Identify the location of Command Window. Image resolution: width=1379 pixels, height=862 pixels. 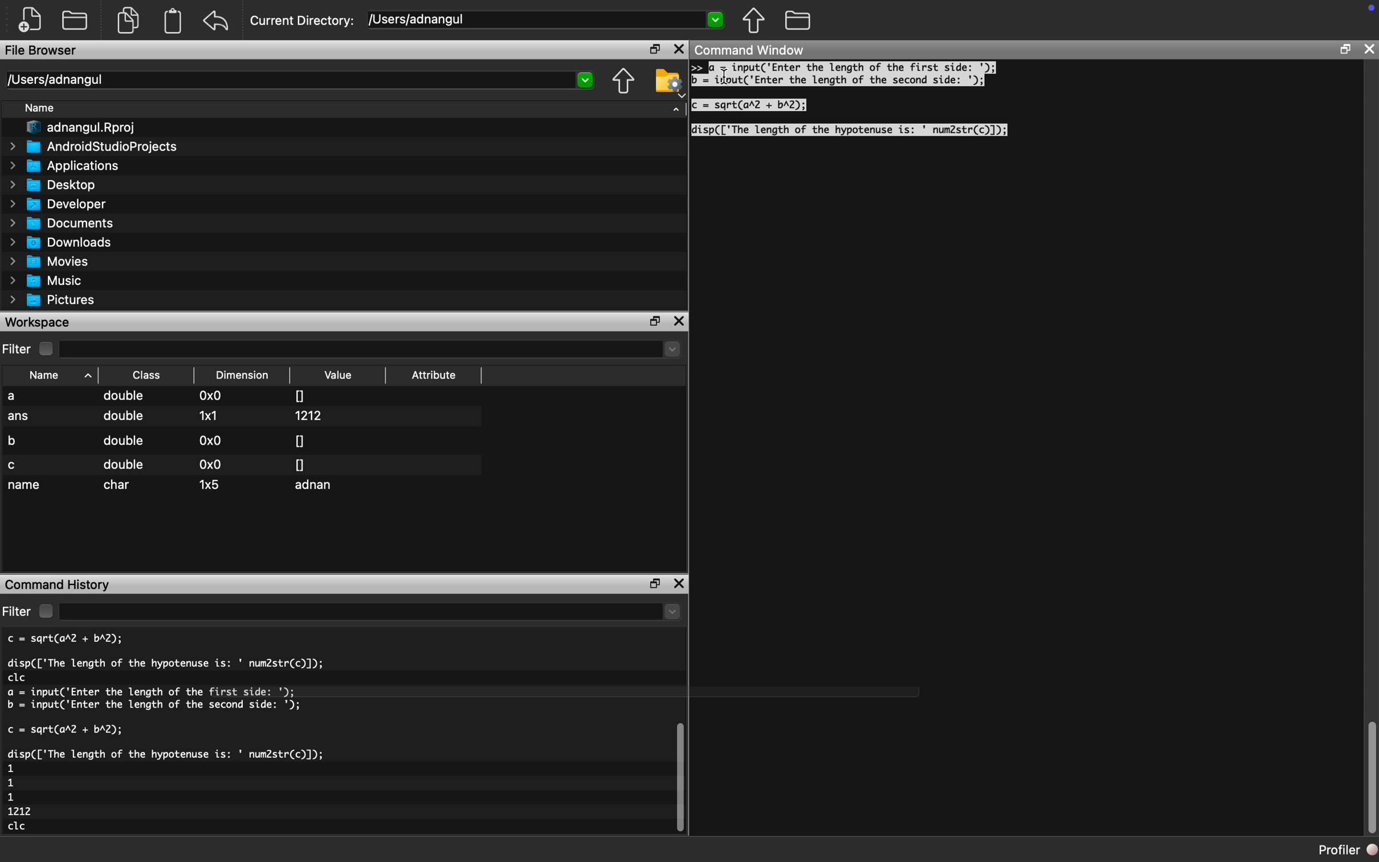
(750, 48).